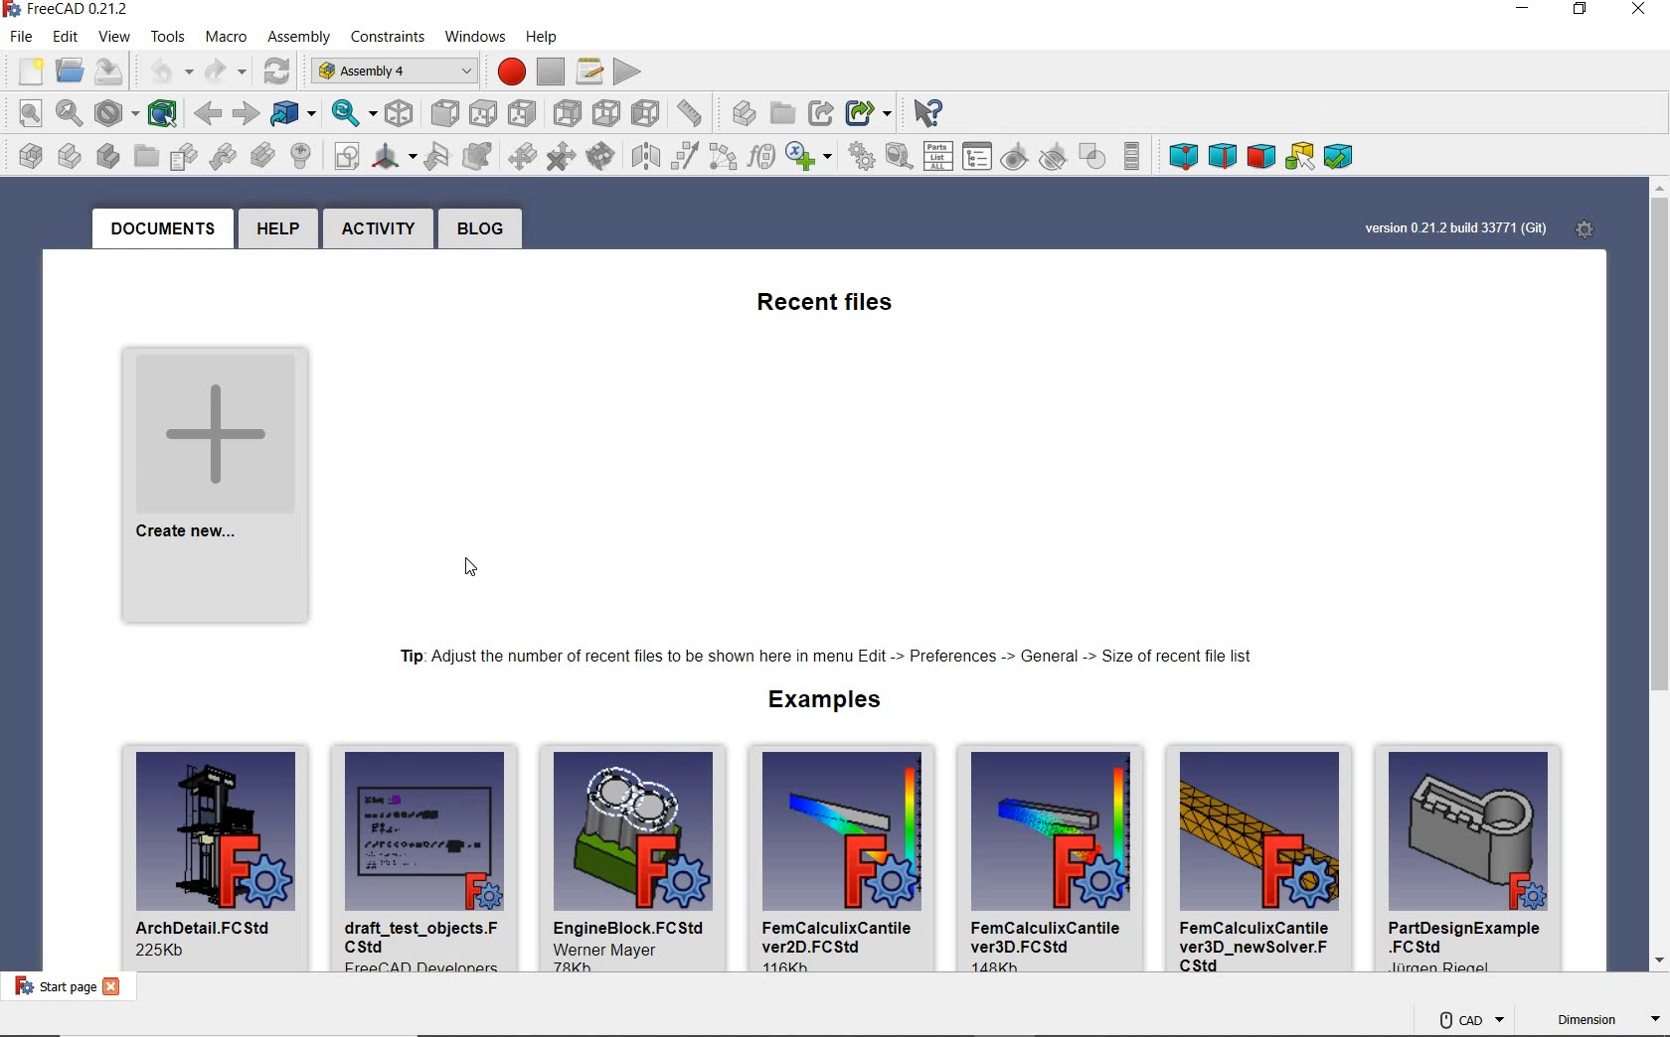 The image size is (1670, 1037). I want to click on minimize, so click(1521, 10).